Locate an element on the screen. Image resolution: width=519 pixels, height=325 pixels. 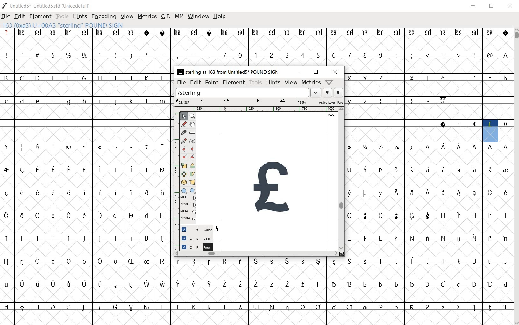
Symbol is located at coordinates (490, 261).